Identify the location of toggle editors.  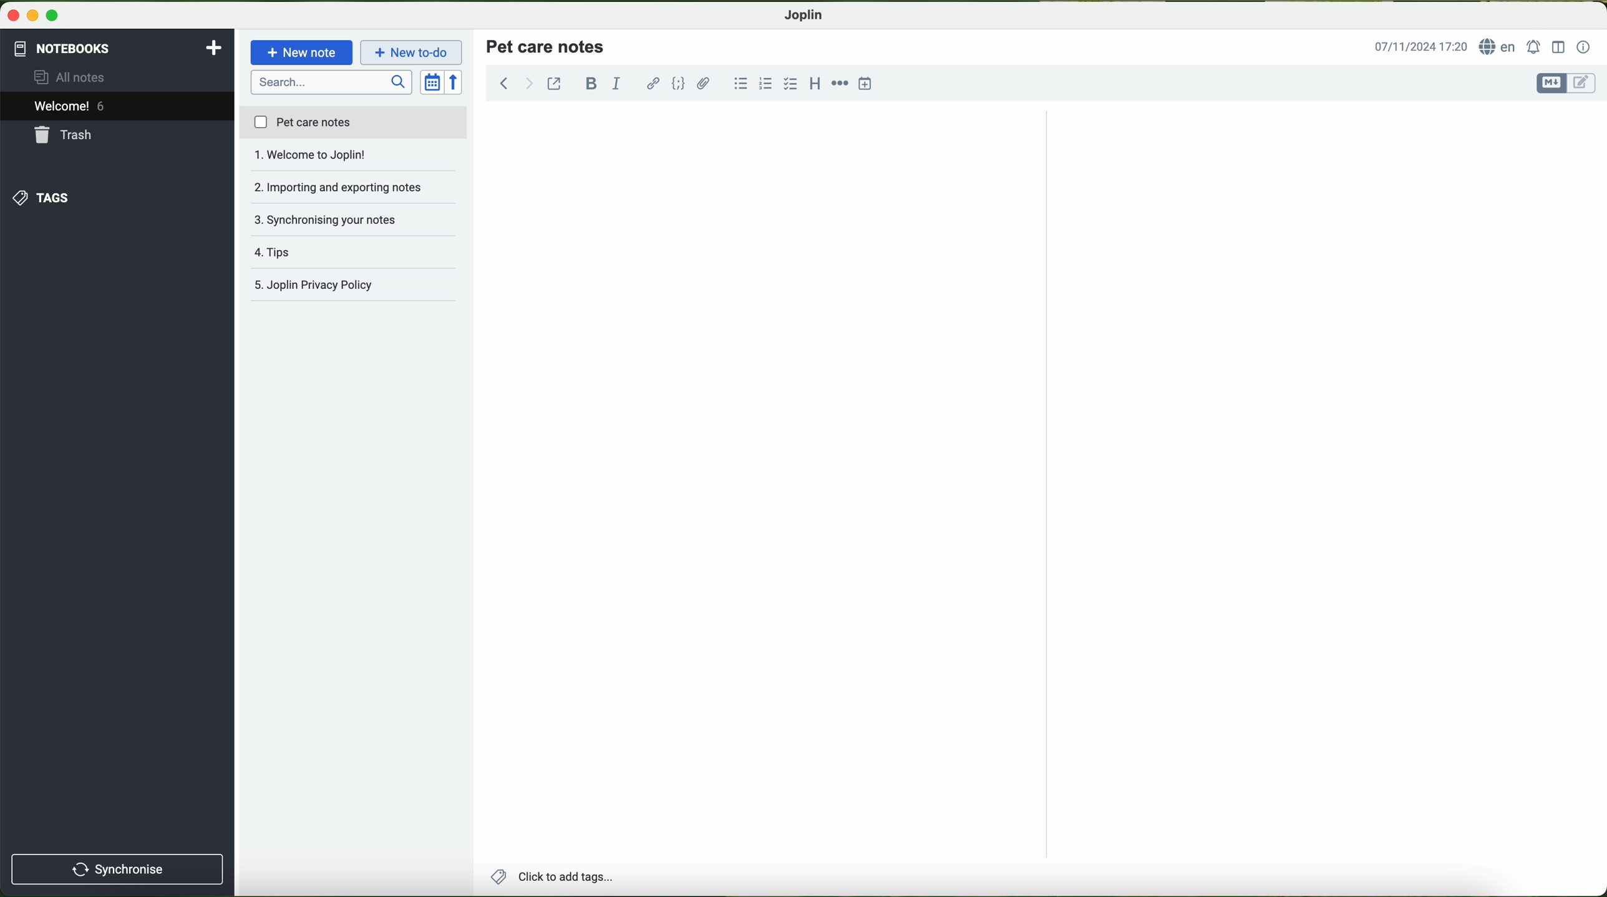
(1565, 84).